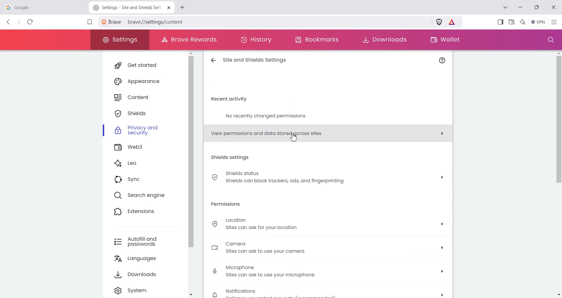 Image resolution: width=562 pixels, height=298 pixels. What do you see at coordinates (512, 21) in the screenshot?
I see `Wallet` at bounding box center [512, 21].